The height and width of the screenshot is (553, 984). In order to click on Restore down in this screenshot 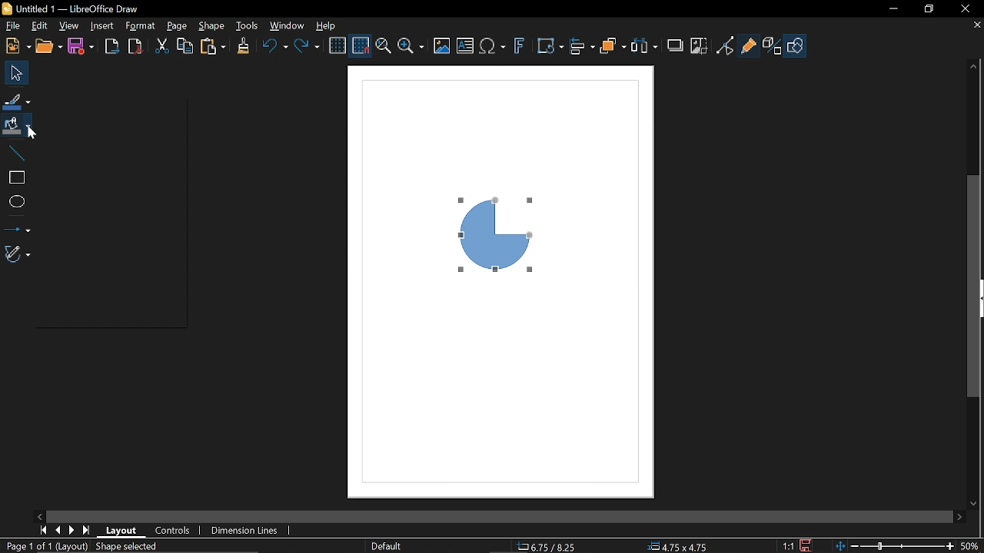, I will do `click(929, 10)`.